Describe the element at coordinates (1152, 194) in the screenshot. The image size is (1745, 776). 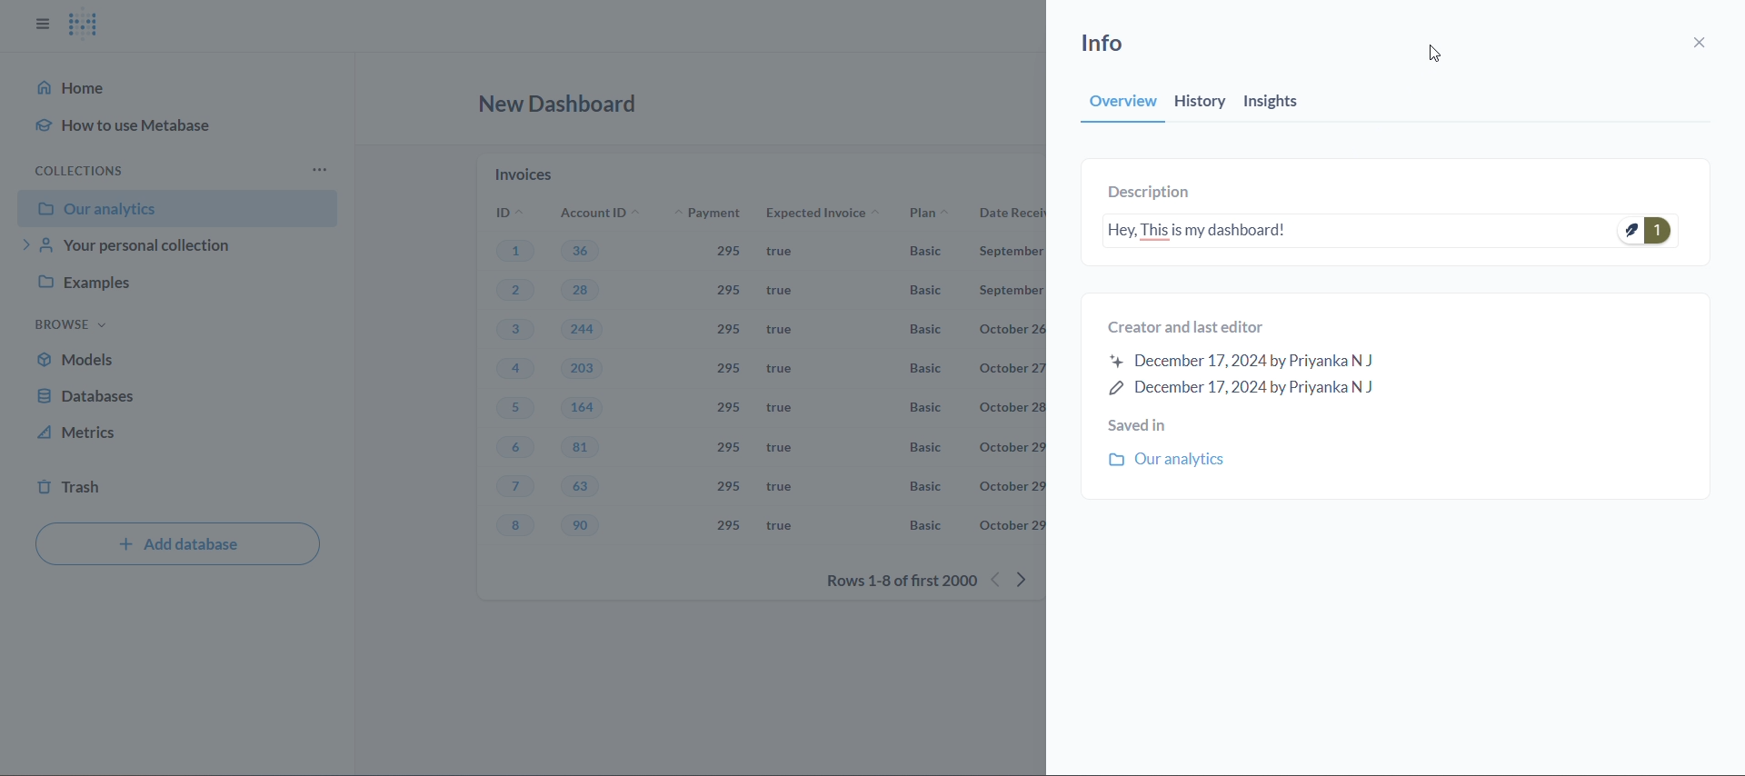
I see `description` at that location.